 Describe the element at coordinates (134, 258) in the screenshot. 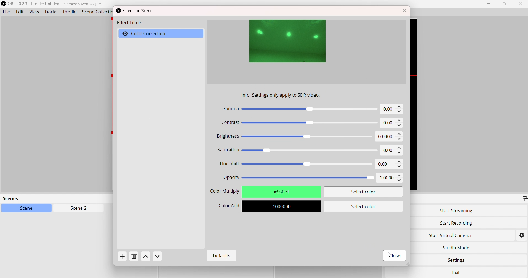

I see `Delete` at that location.